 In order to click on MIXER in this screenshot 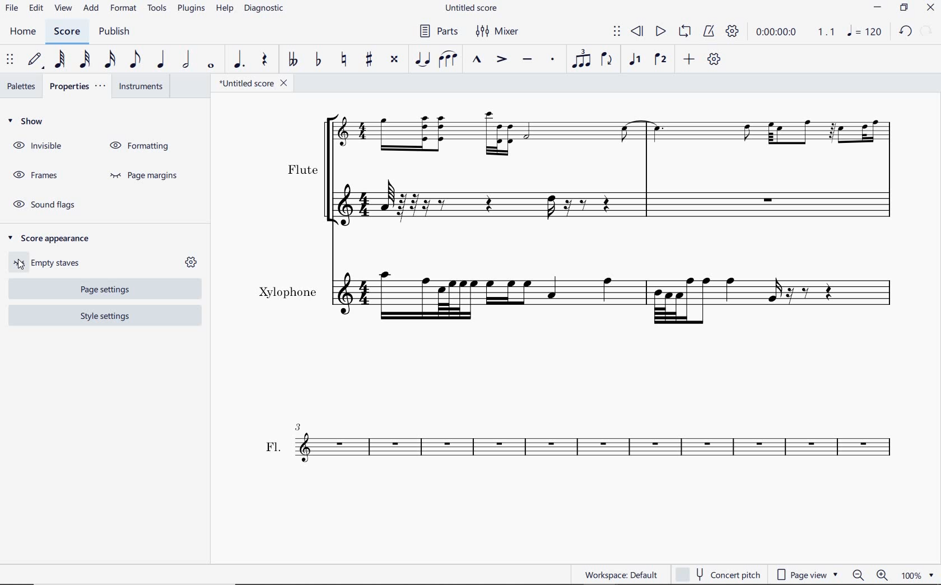, I will do `click(495, 31)`.